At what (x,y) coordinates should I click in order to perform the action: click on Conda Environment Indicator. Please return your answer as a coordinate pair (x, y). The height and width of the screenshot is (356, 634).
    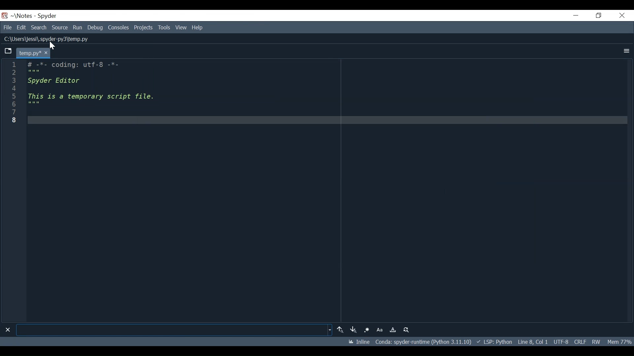
    Looking at the image, I should click on (425, 342).